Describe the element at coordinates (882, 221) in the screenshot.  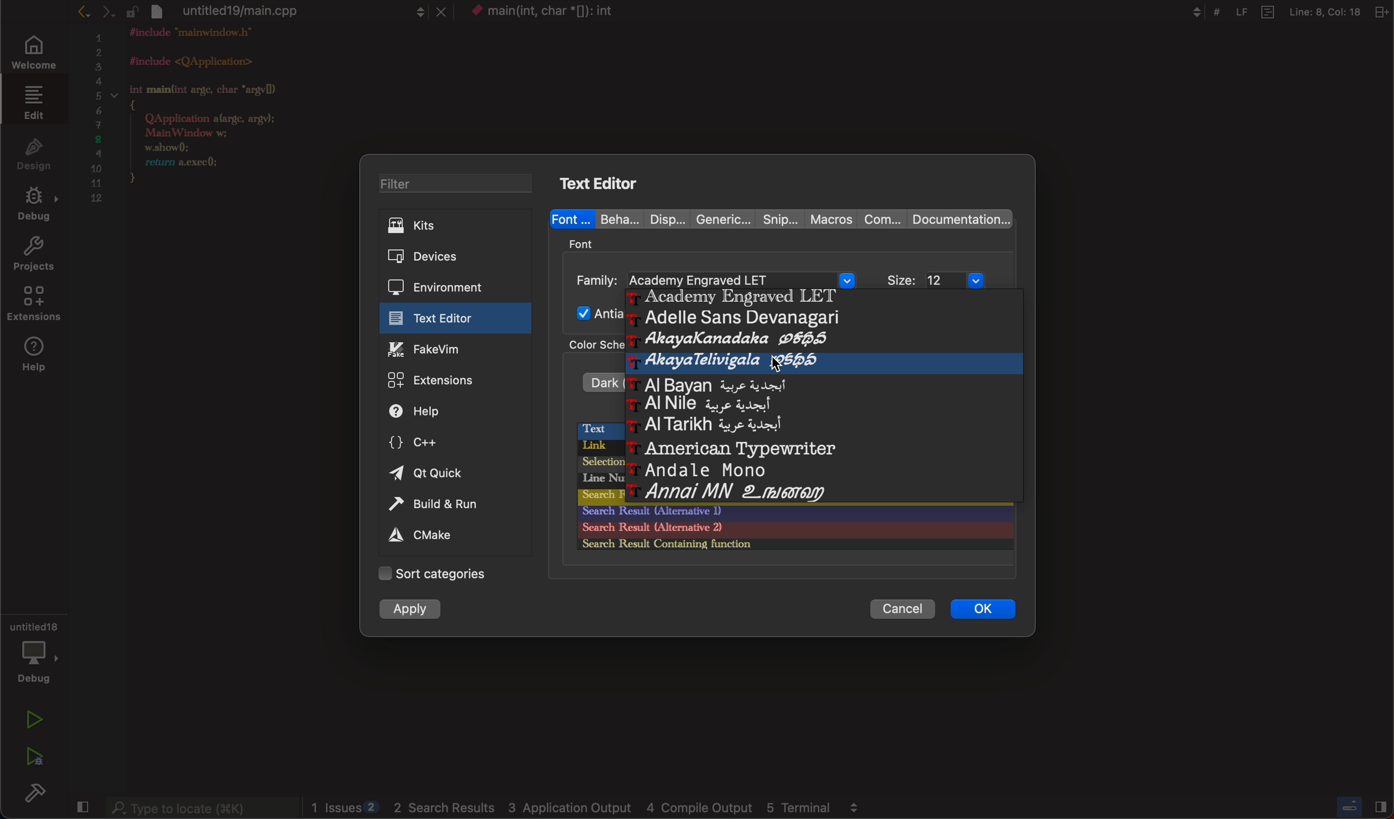
I see `com` at that location.